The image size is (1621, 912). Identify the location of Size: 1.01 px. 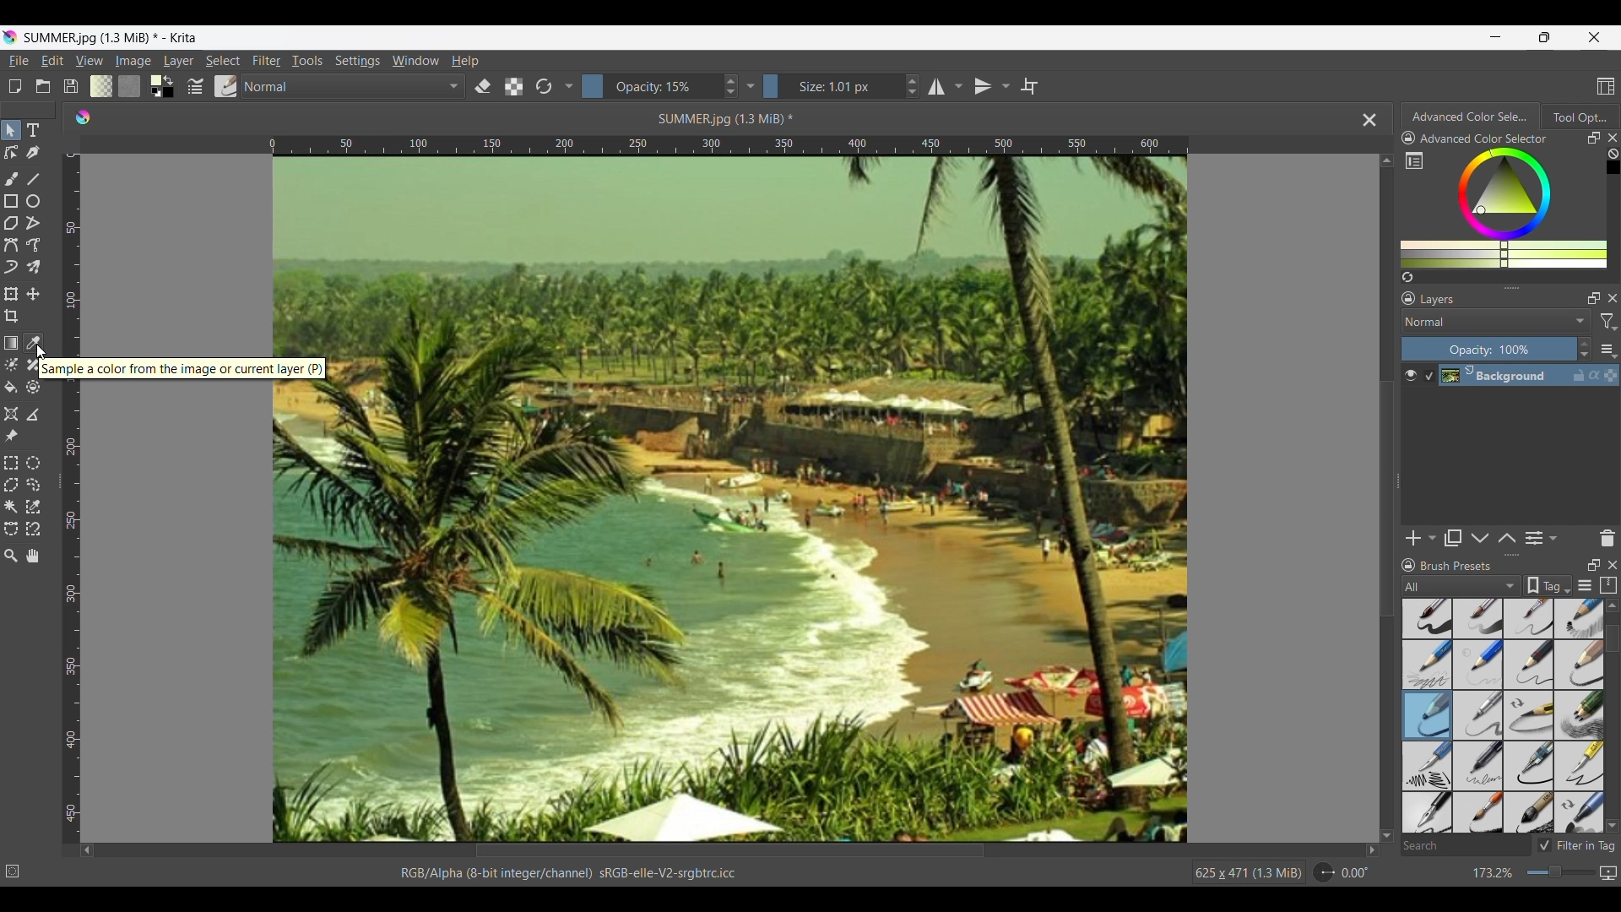
(832, 86).